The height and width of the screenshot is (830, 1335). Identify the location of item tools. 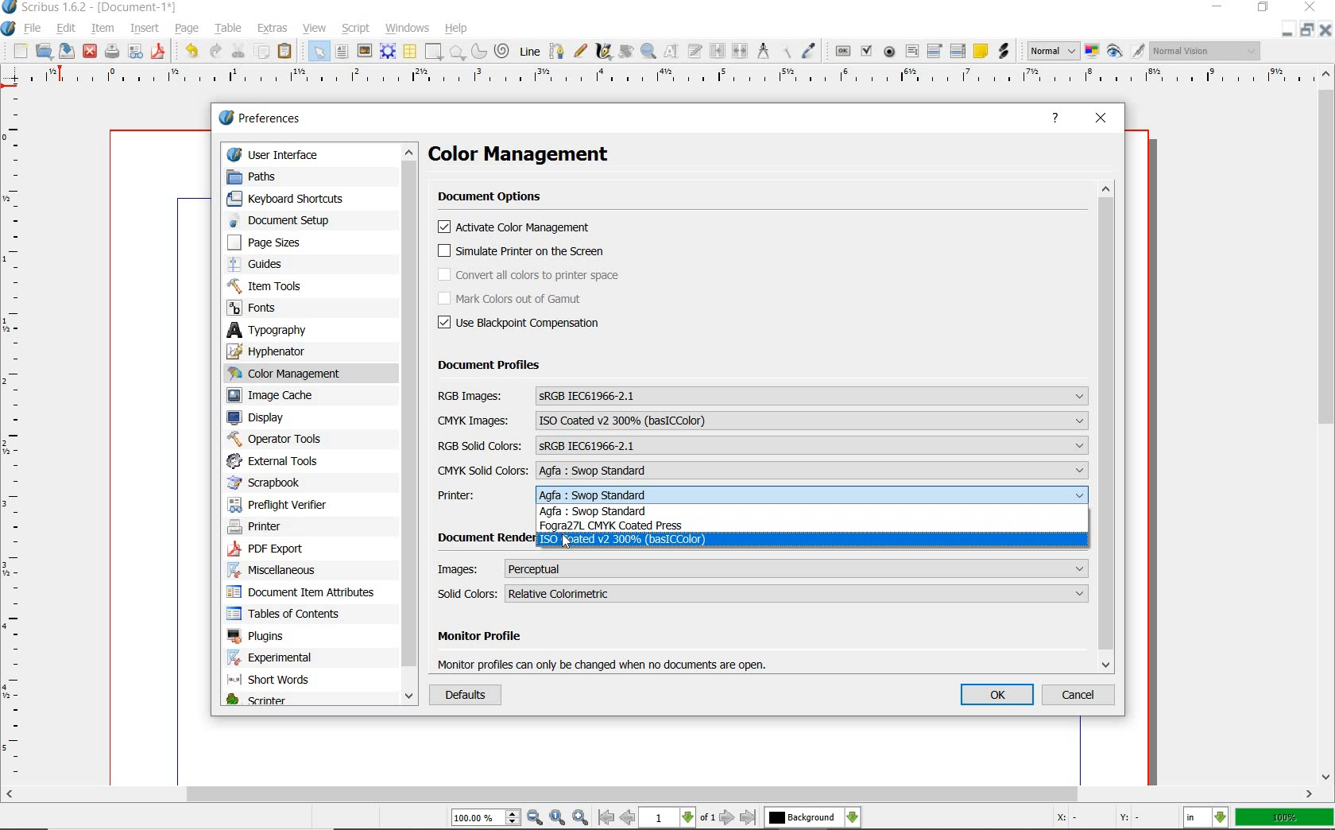
(284, 286).